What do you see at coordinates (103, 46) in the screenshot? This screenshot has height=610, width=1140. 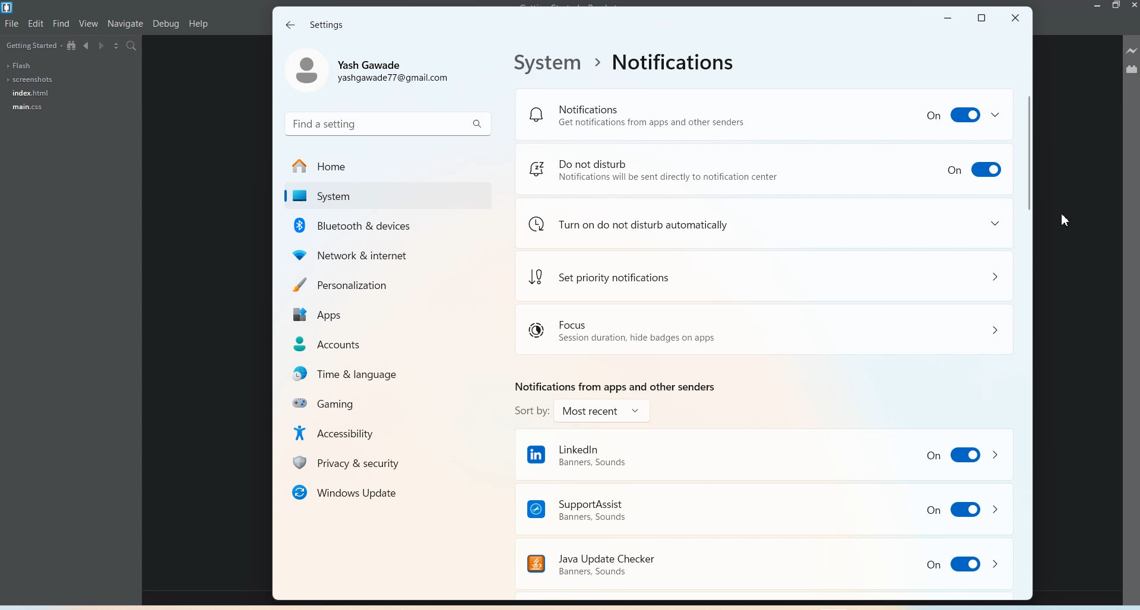 I see `Navigate Forwards` at bounding box center [103, 46].